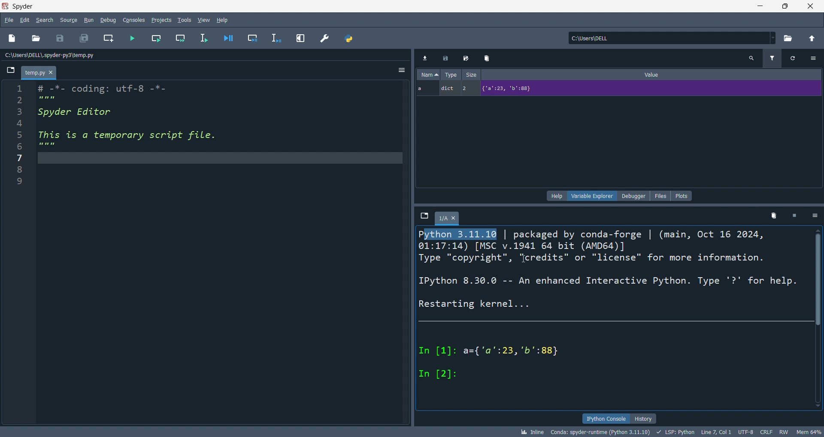 This screenshot has height=437, width=824. I want to click on browse tabs, so click(11, 72).